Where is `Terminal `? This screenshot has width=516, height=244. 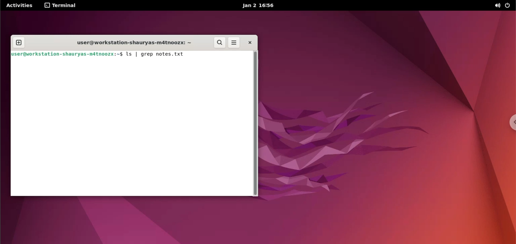 Terminal  is located at coordinates (62, 5).